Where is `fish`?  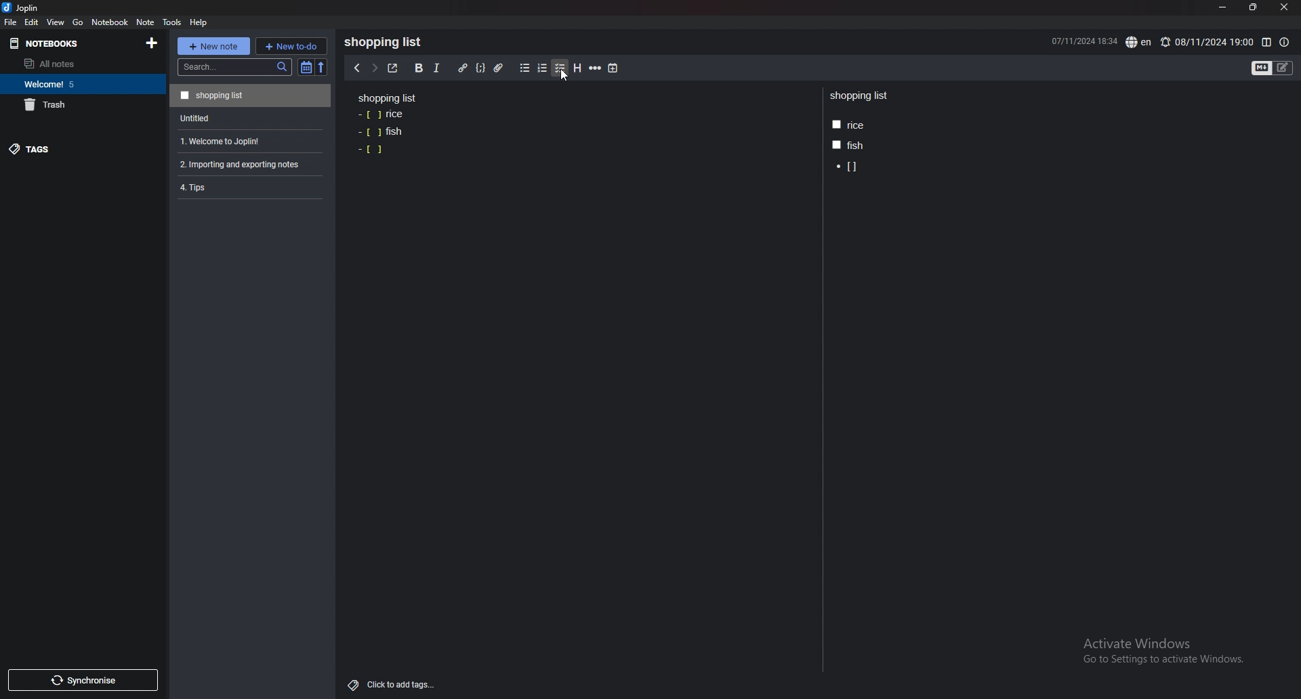 fish is located at coordinates (847, 145).